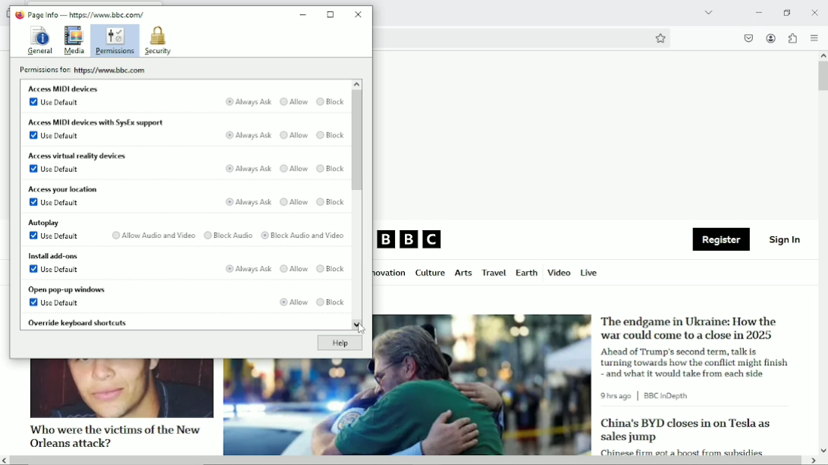 The width and height of the screenshot is (828, 465). What do you see at coordinates (293, 303) in the screenshot?
I see `Allow` at bounding box center [293, 303].